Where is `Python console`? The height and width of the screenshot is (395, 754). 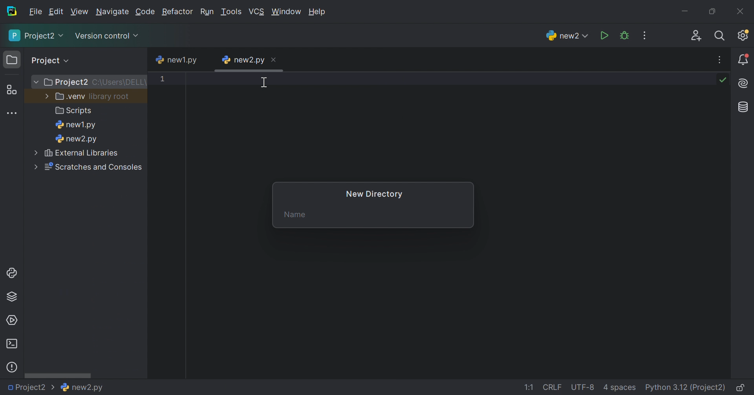 Python console is located at coordinates (11, 273).